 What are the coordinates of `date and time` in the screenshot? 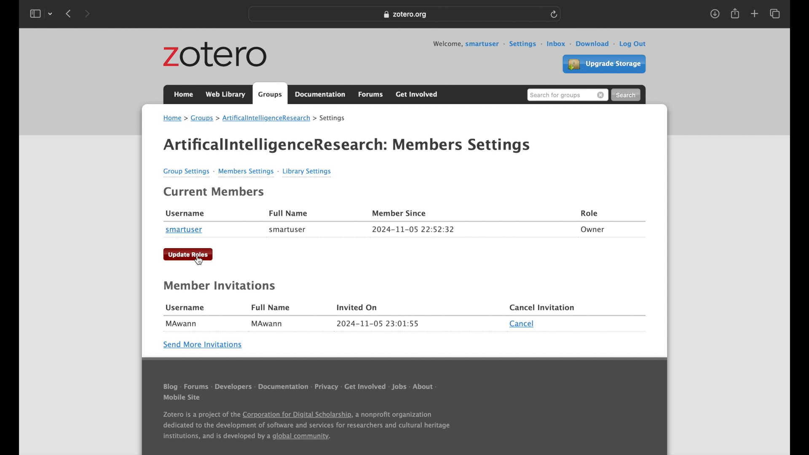 It's located at (379, 324).